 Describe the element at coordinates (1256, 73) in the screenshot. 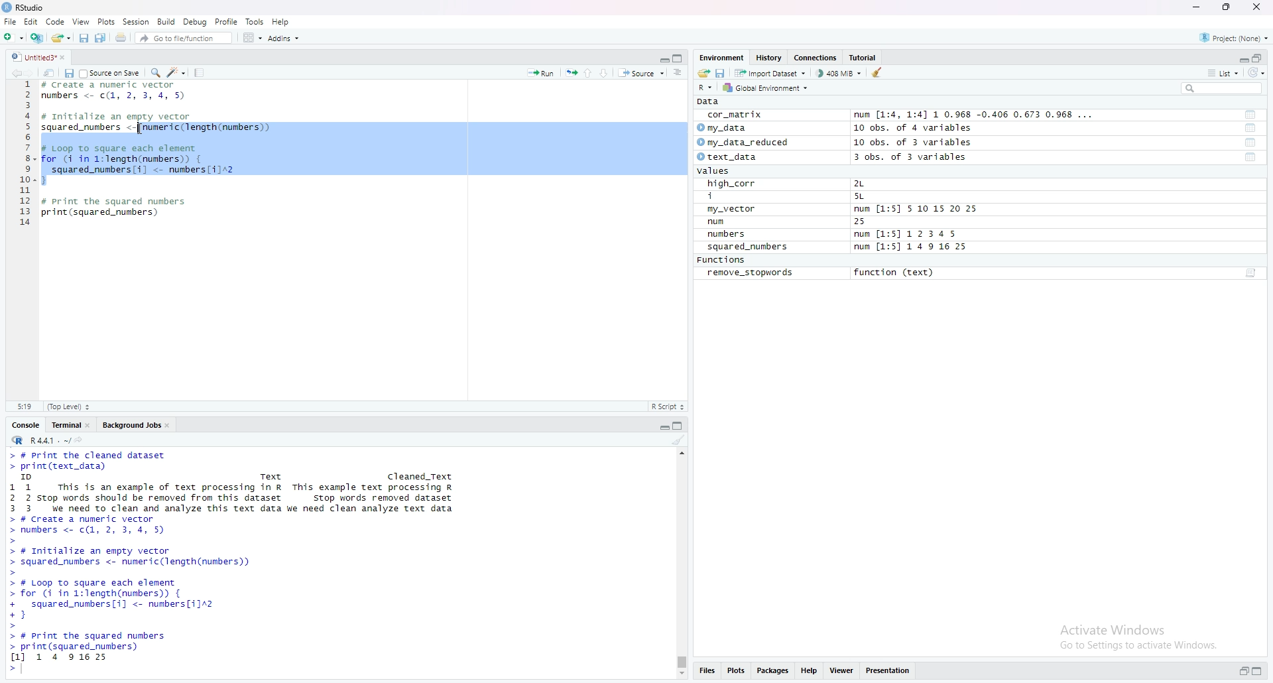

I see `refresh options` at that location.